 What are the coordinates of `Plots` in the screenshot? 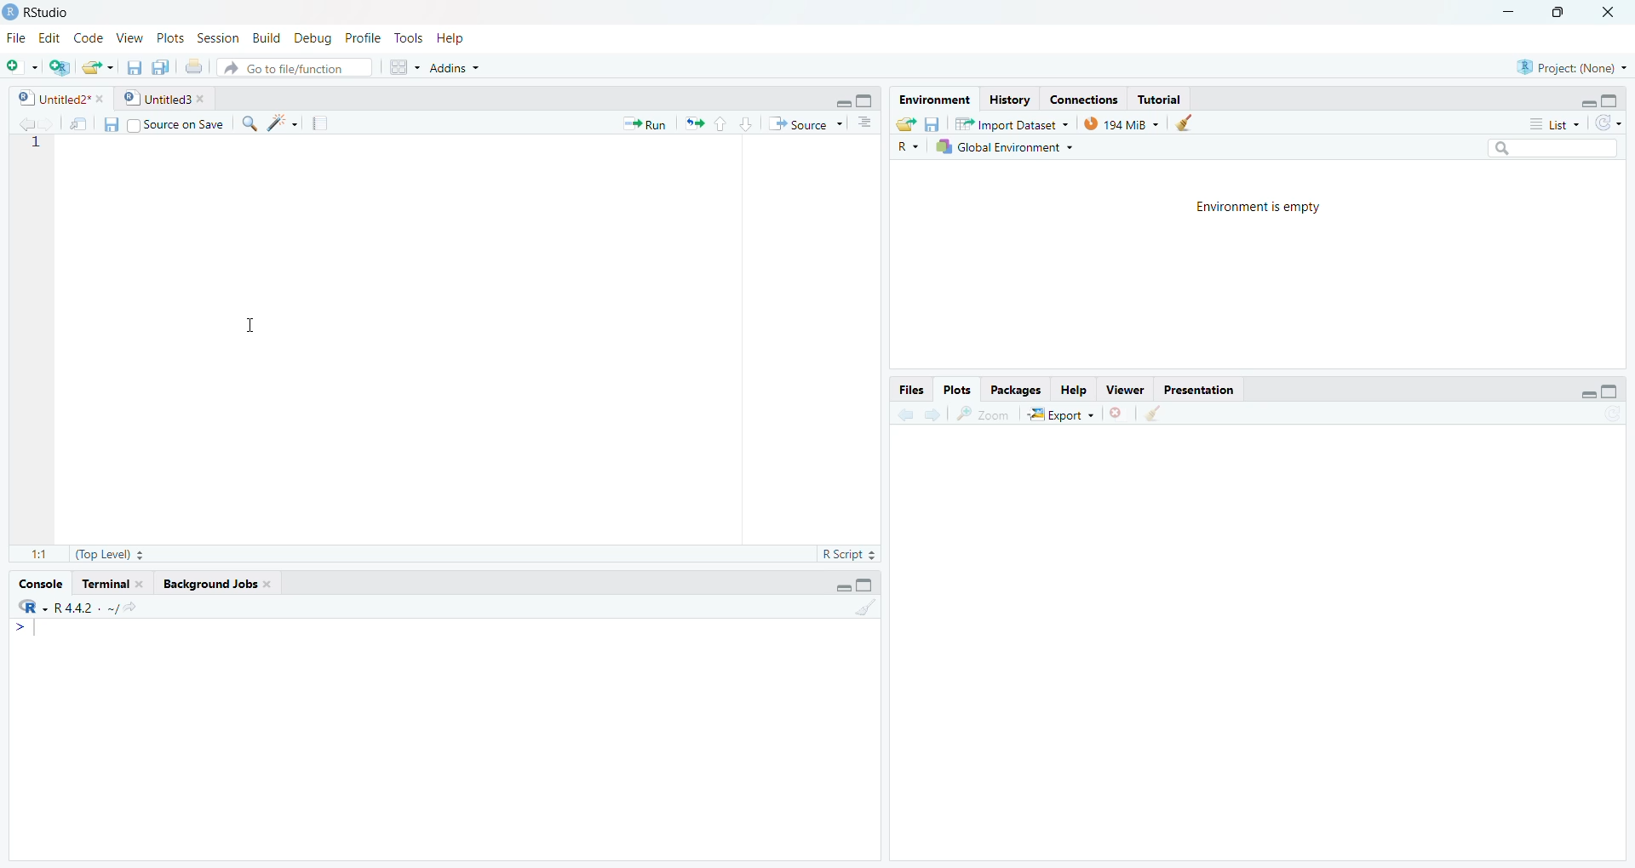 It's located at (168, 39).